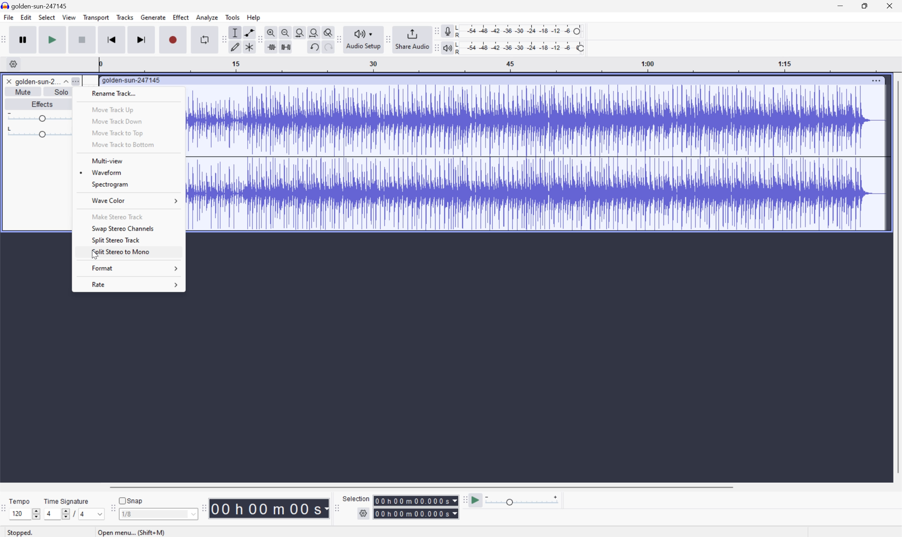  What do you see at coordinates (259, 39) in the screenshot?
I see `Audacity Edit toolbar` at bounding box center [259, 39].